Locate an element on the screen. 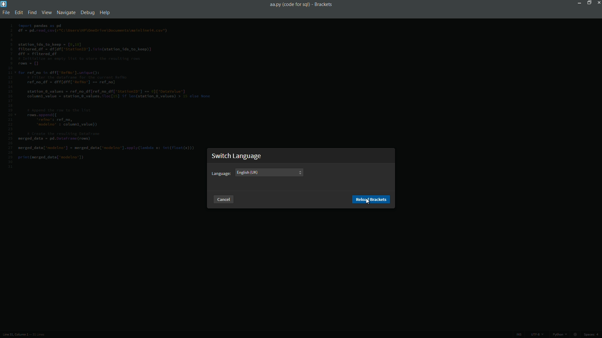 The image size is (602, 338). file name is located at coordinates (289, 4).